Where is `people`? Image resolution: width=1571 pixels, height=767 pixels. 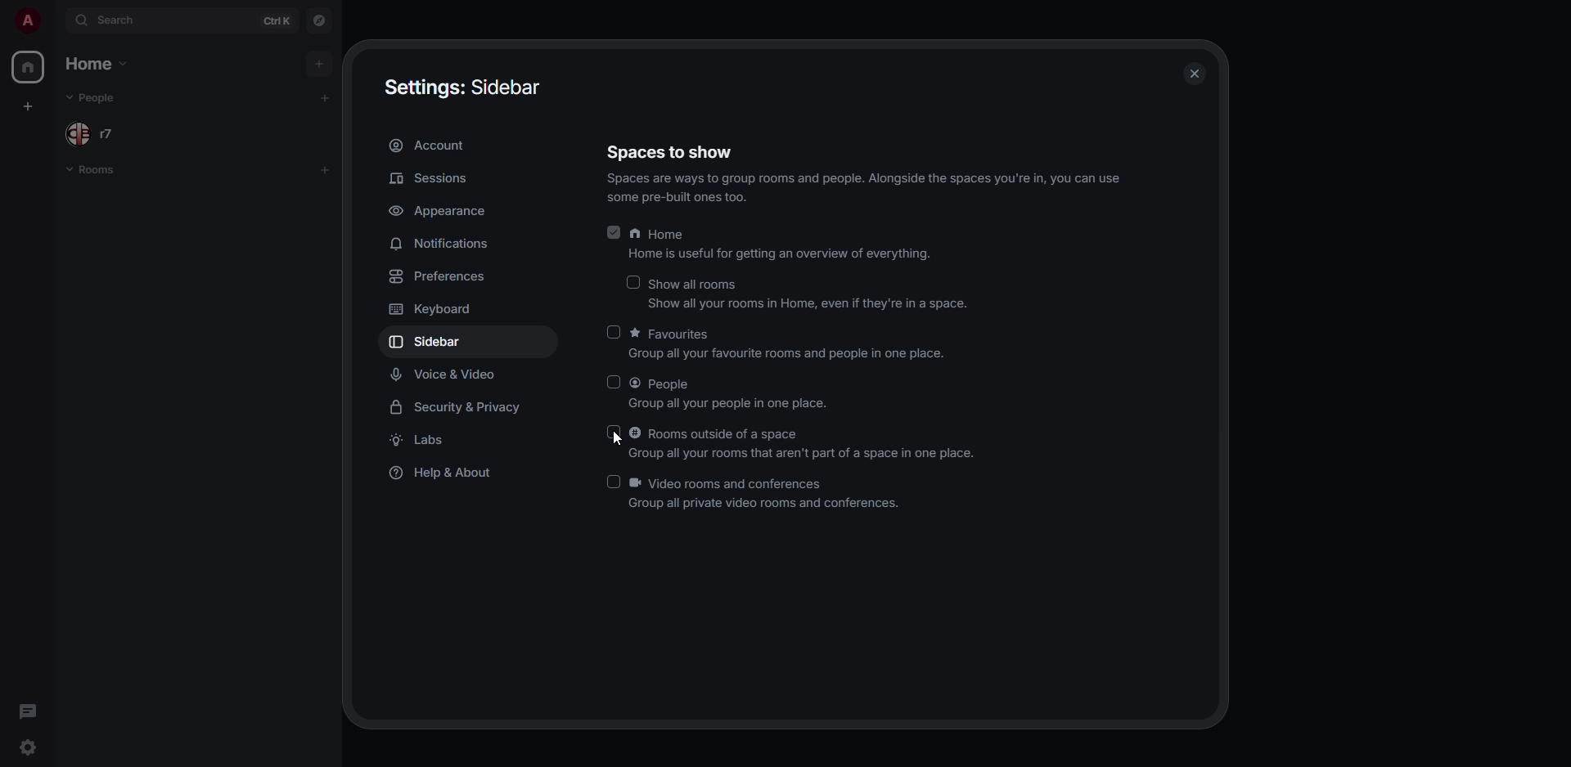 people is located at coordinates (95, 99).